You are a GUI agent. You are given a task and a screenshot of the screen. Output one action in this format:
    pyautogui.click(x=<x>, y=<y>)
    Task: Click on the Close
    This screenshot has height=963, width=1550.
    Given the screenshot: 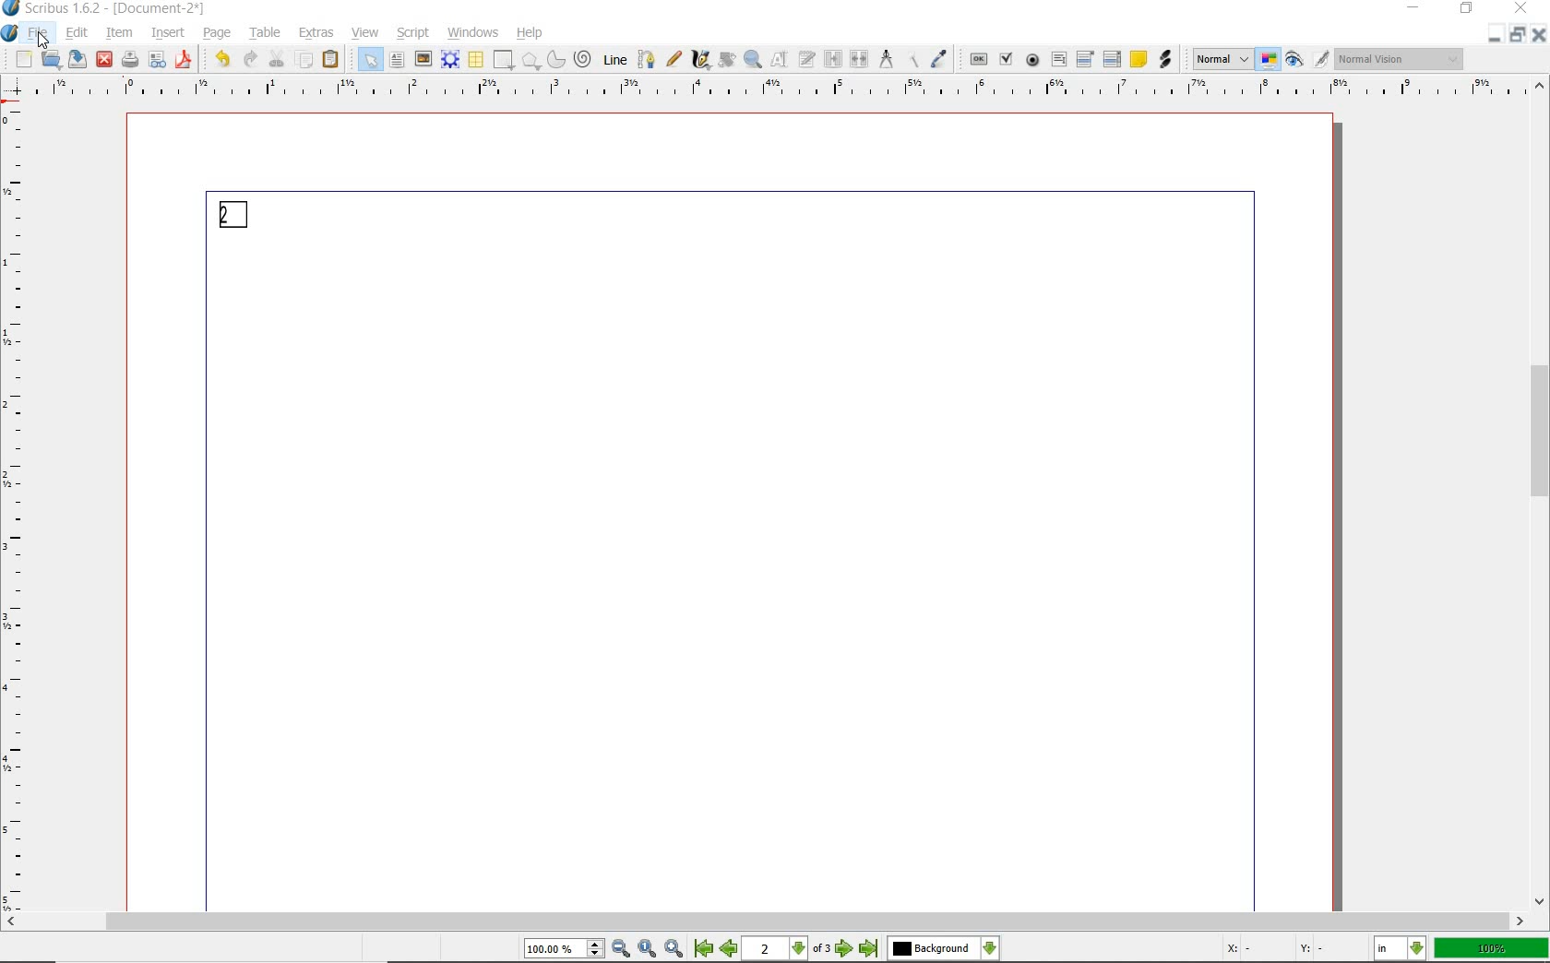 What is the action you would take?
    pyautogui.click(x=1494, y=34)
    